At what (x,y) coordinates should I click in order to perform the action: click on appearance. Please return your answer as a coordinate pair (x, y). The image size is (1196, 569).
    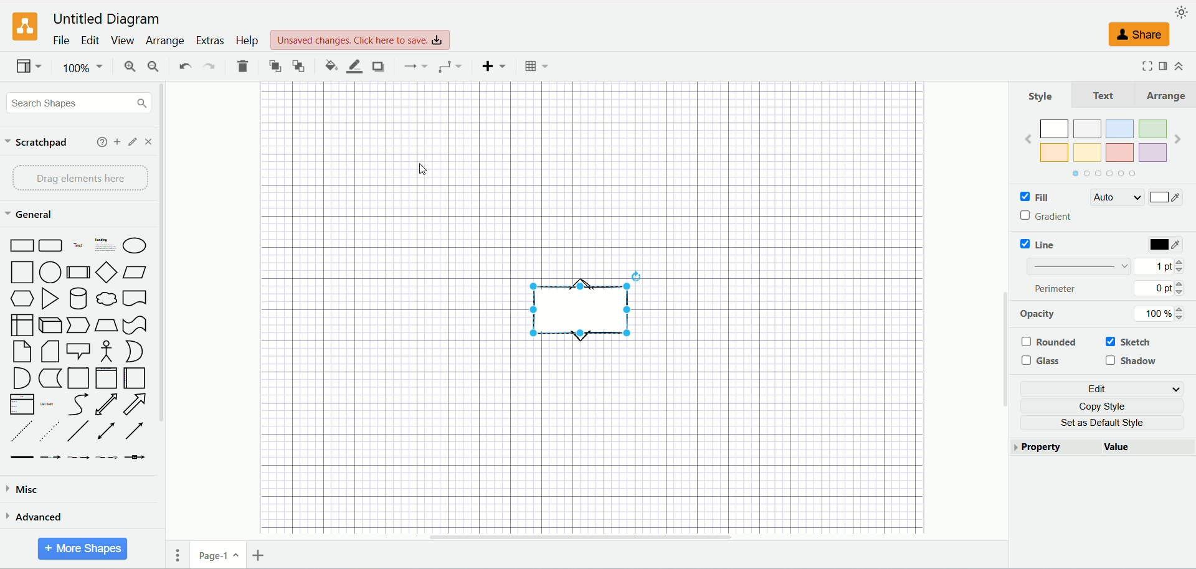
    Looking at the image, I should click on (1182, 12).